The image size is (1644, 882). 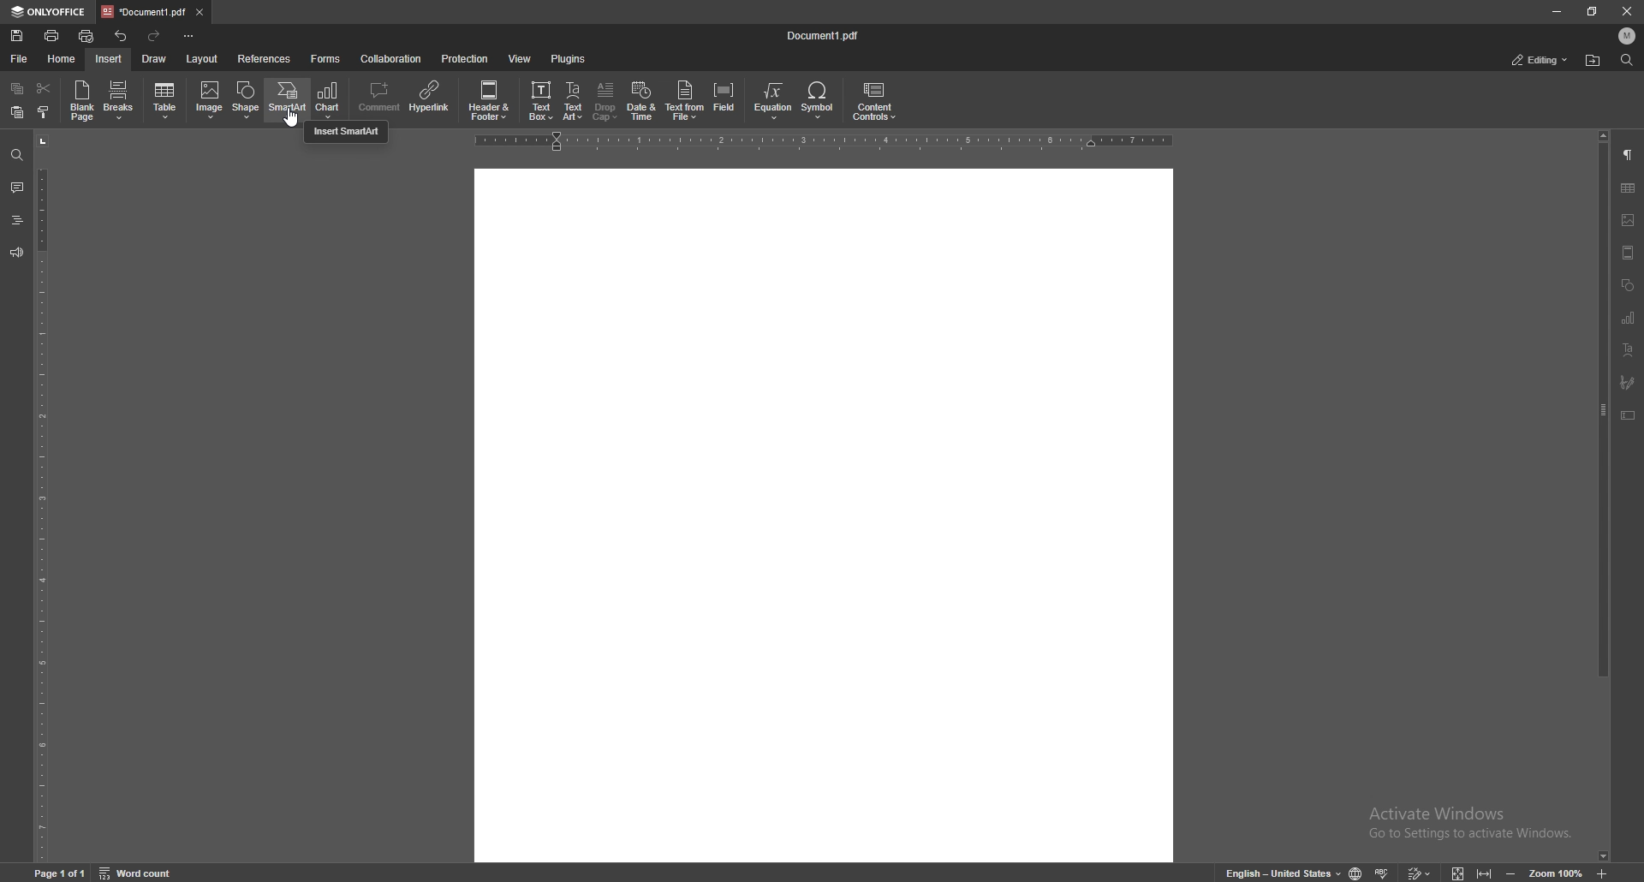 I want to click on content controls, so click(x=873, y=101).